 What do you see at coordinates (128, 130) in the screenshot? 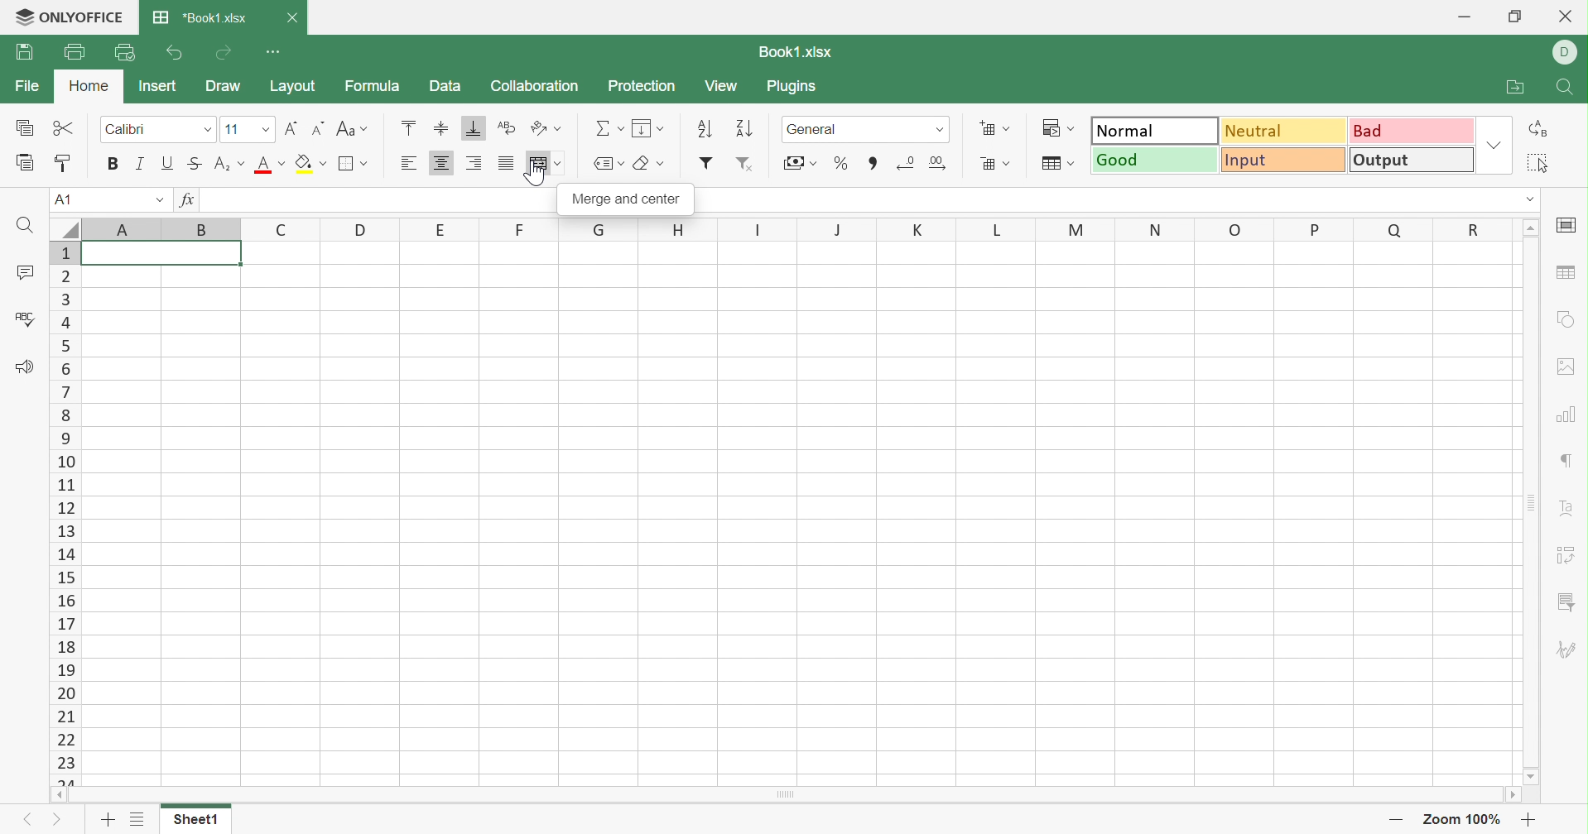
I see `Font` at bounding box center [128, 130].